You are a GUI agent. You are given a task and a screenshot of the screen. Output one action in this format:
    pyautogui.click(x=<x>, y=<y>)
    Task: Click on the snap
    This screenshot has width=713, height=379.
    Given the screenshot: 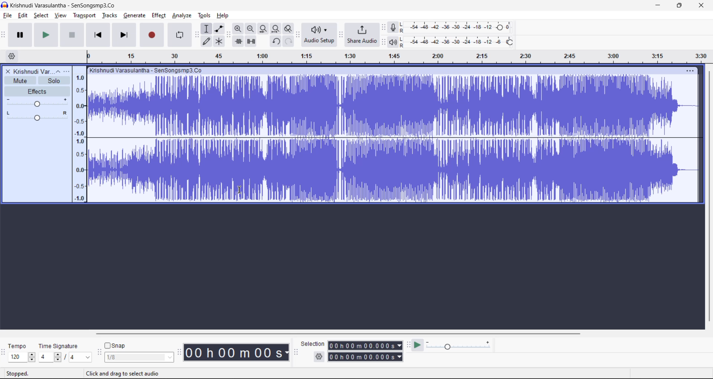 What is the action you would take?
    pyautogui.click(x=115, y=346)
    